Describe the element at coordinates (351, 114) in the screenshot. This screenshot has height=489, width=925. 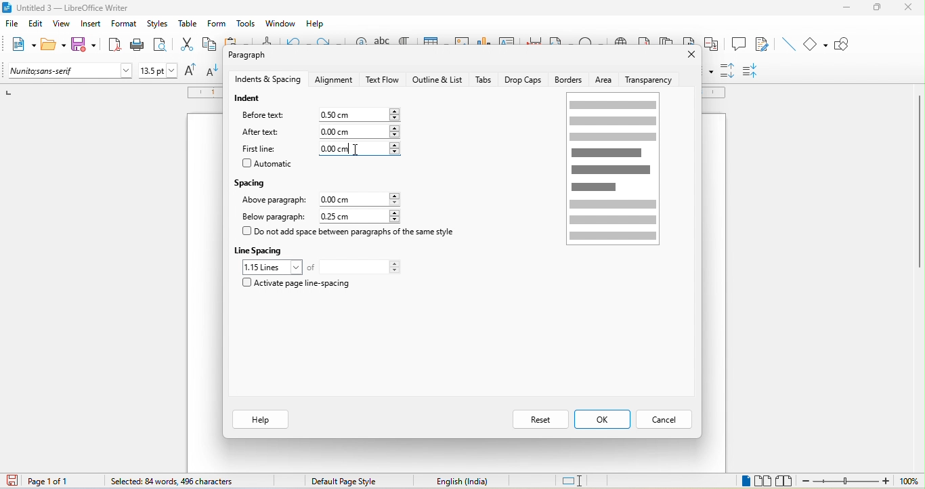
I see `0.00 cm` at that location.